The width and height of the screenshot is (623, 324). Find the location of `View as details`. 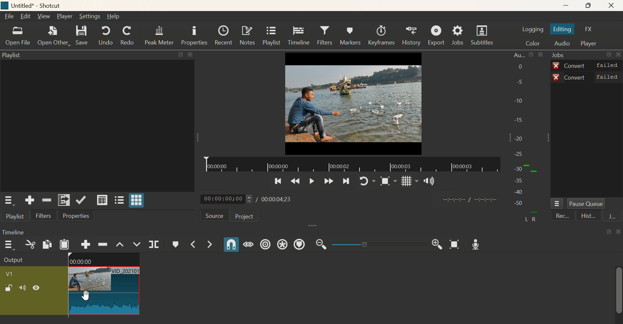

View as details is located at coordinates (103, 201).